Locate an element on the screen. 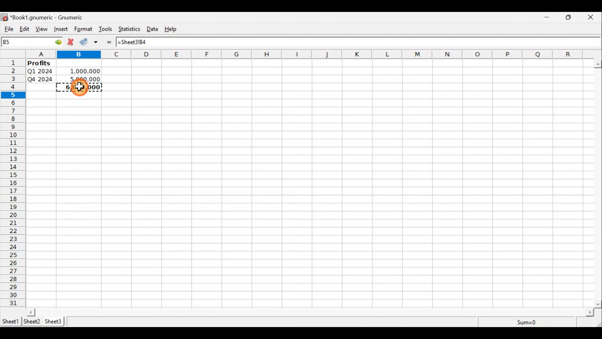 The width and height of the screenshot is (602, 339). Scroll bar is located at coordinates (311, 312).